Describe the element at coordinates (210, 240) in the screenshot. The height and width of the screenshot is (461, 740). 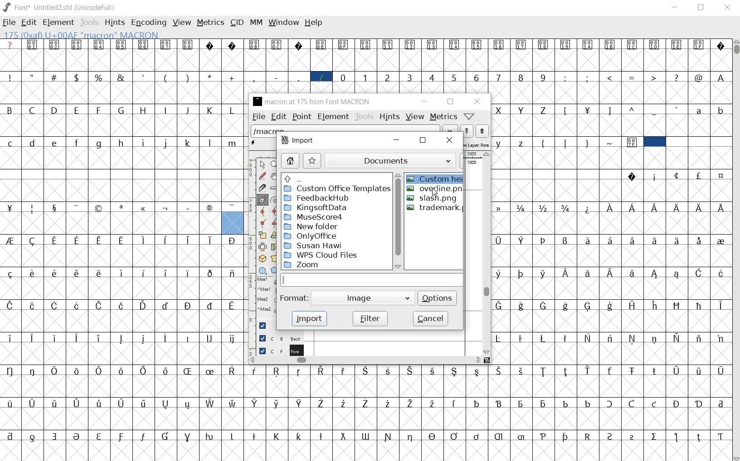
I see `Symbol` at that location.